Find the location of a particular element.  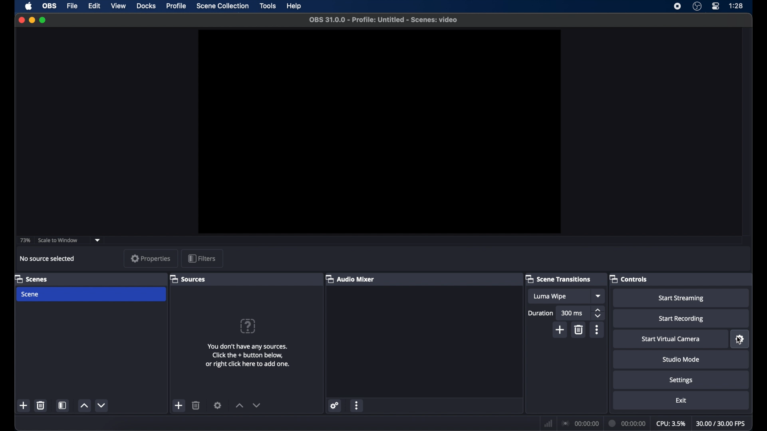

add is located at coordinates (24, 406).